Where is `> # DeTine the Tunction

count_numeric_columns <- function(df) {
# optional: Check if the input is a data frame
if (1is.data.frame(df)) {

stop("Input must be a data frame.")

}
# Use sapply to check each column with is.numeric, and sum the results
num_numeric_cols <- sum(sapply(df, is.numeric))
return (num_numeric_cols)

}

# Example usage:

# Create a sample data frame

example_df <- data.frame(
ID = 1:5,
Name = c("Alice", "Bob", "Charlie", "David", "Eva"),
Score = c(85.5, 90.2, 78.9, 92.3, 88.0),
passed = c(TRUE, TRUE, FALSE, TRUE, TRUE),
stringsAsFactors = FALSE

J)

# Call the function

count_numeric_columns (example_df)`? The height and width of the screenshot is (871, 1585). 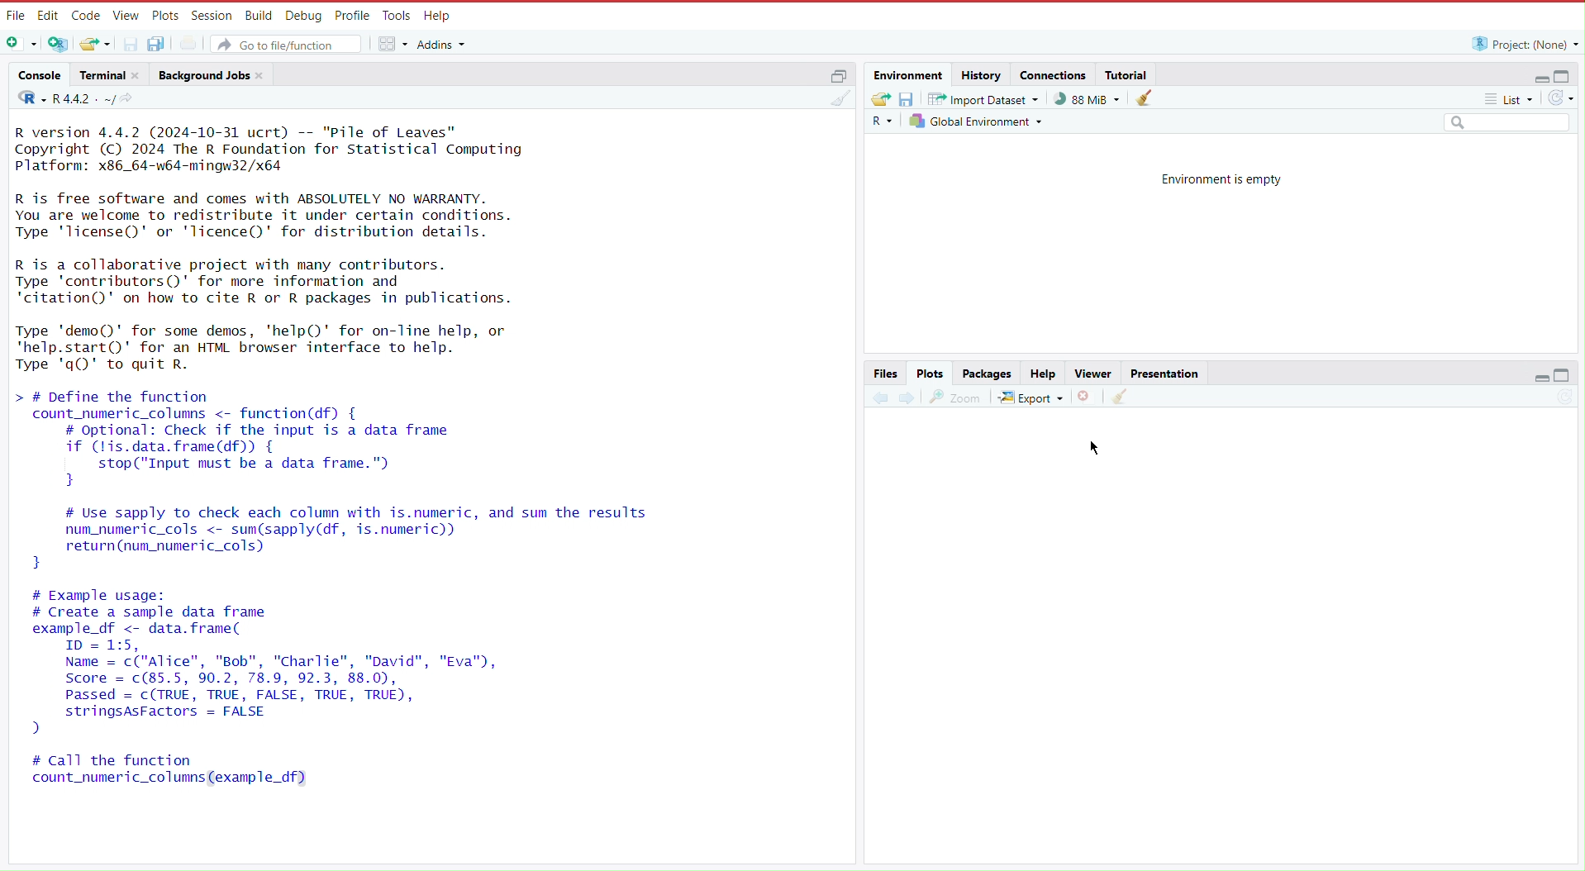 > # DeTine the Tunction

count_numeric_columns <- function(df) {
# optional: Check if the input is a data frame
if (1is.data.frame(df)) {

stop("Input must be a data frame.")

}
# Use sapply to check each column with is.numeric, and sum the results
num_numeric_cols <- sum(sapply(df, is.numeric))
return (num_numeric_cols)

}

# Example usage:

# Create a sample data frame

example_df <- data.frame(
ID = 1:5,
Name = c("Alice", "Bob", "Charlie", "David", "Eva"),
Score = c(85.5, 90.2, 78.9, 92.3, 88.0),
passed = c(TRUE, TRUE, FALSE, TRUE, TRUE),
stringsAsFactors = FALSE

J)

# Call the function

count_numeric_columns (example_df) is located at coordinates (338, 591).